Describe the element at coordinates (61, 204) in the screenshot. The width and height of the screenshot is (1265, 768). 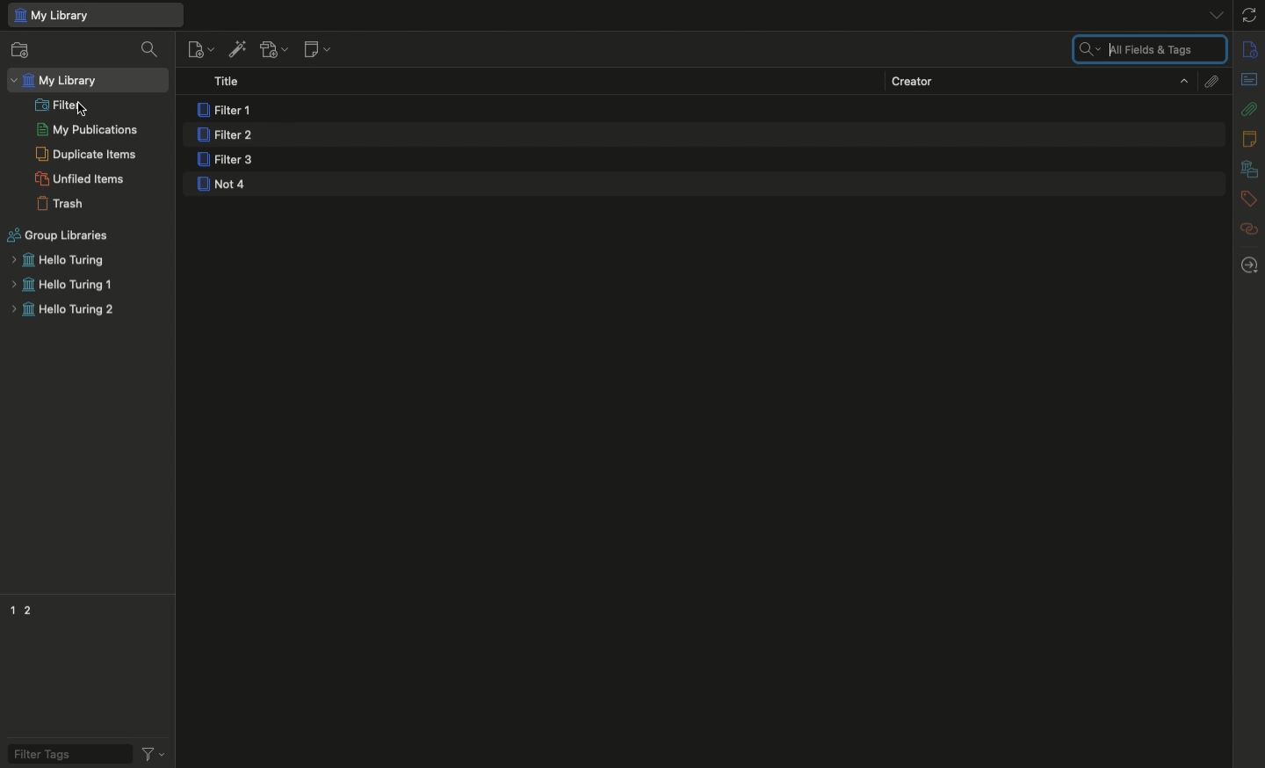
I see `Trash` at that location.